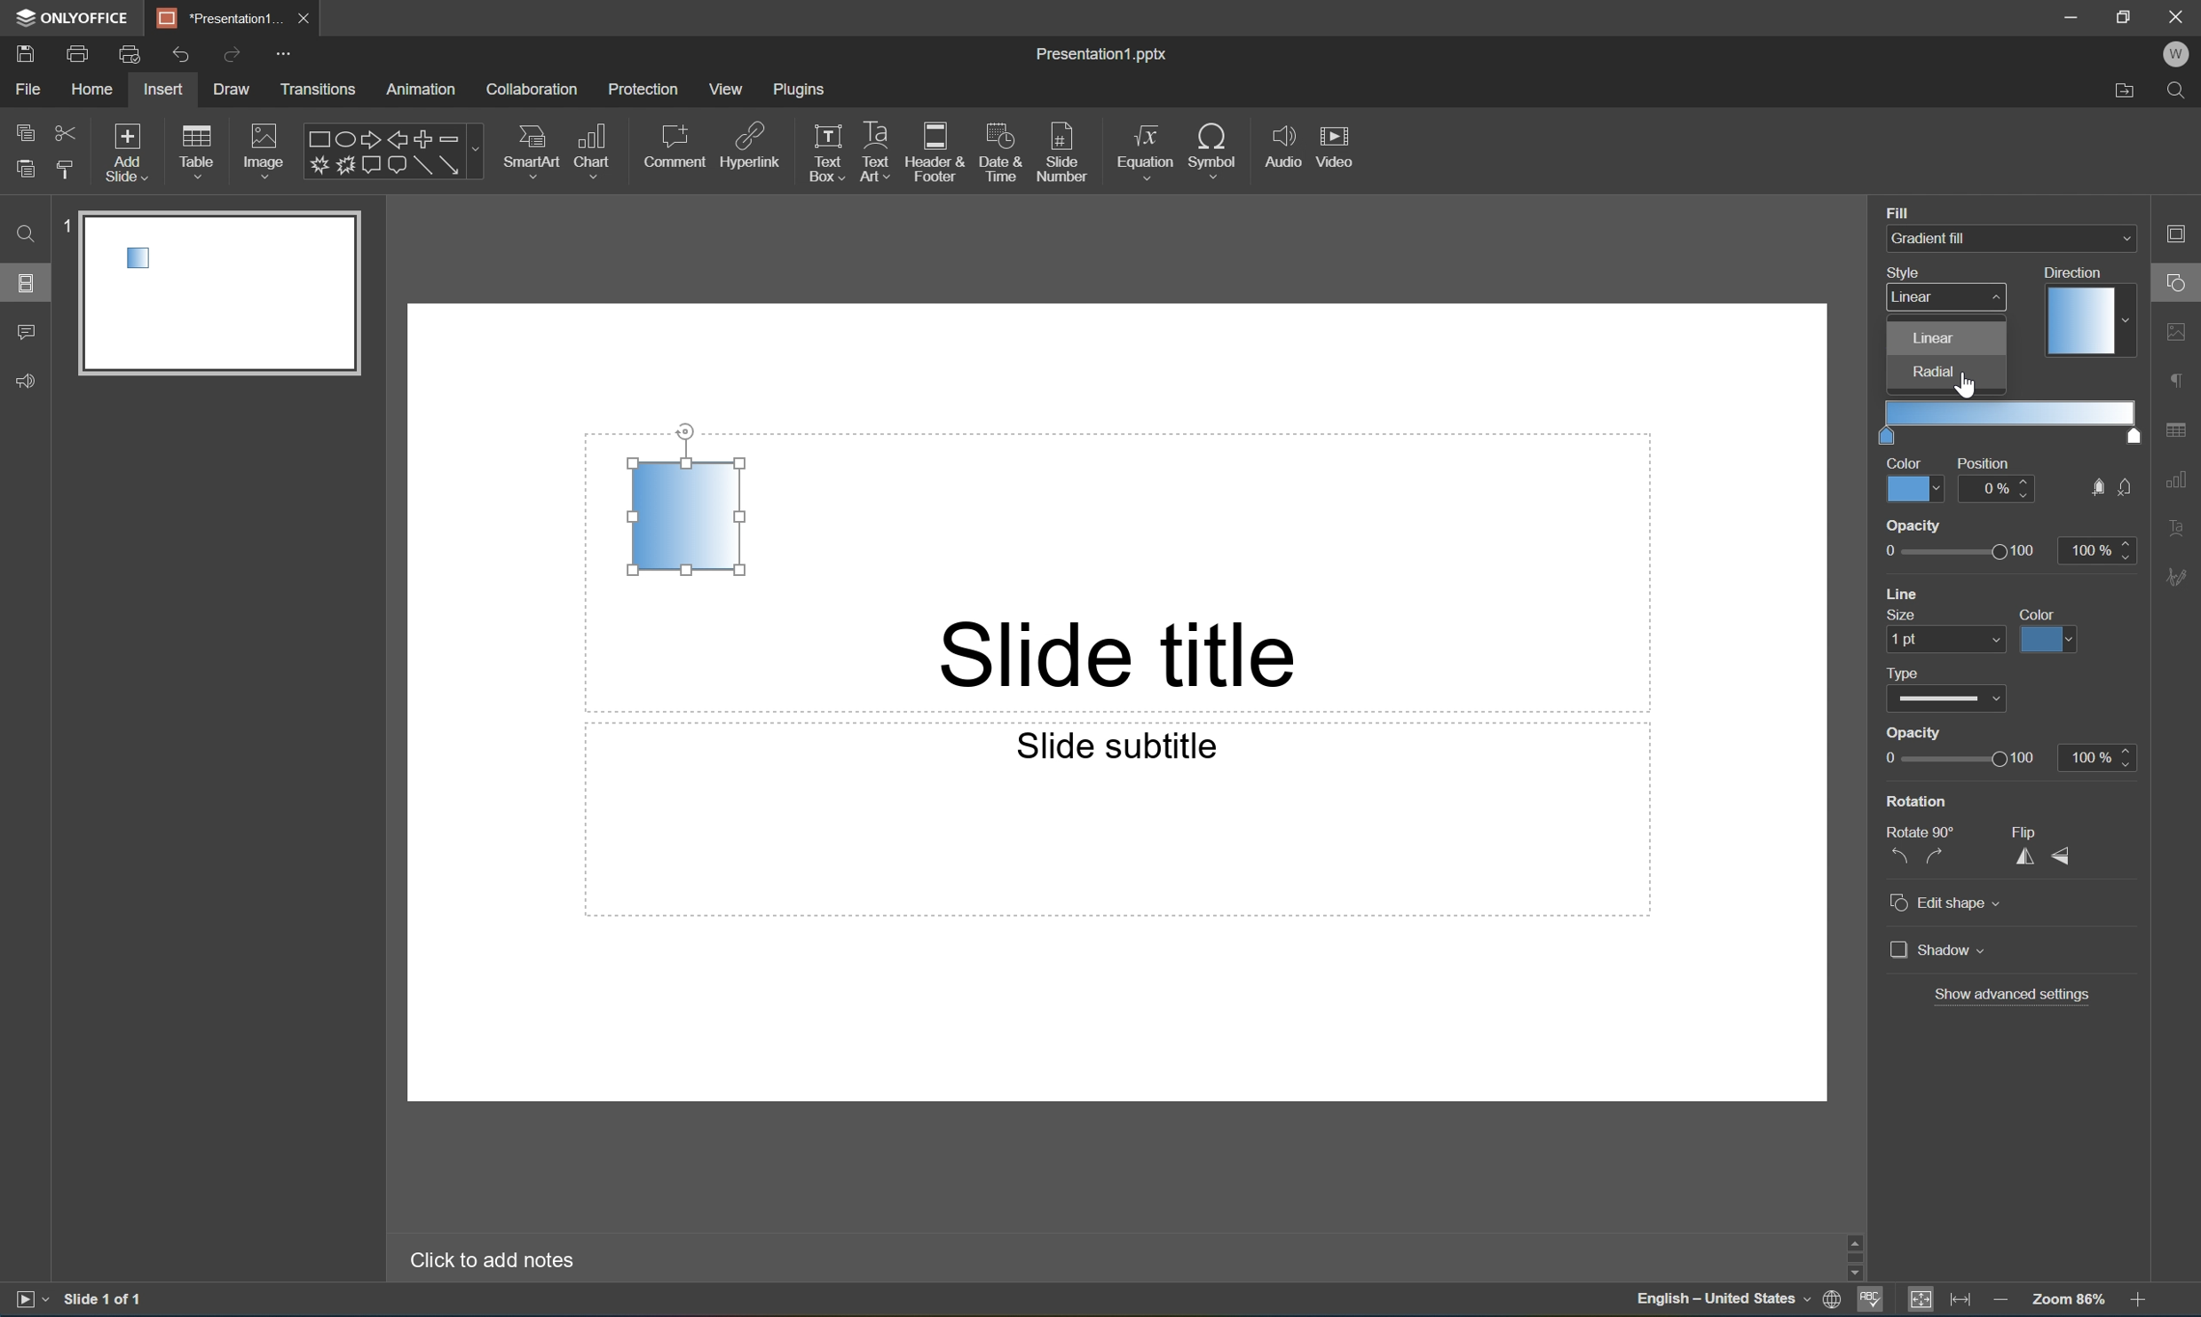  I want to click on Linear, so click(1930, 341).